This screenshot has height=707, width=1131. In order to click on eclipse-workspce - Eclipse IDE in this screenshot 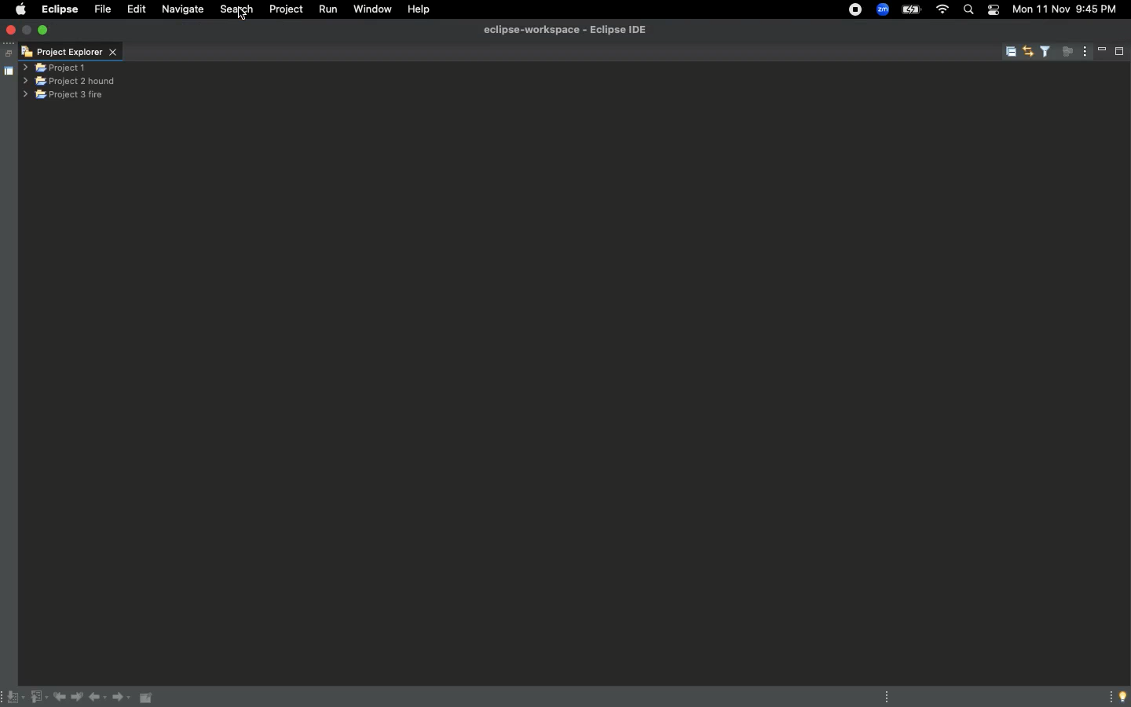, I will do `click(577, 31)`.